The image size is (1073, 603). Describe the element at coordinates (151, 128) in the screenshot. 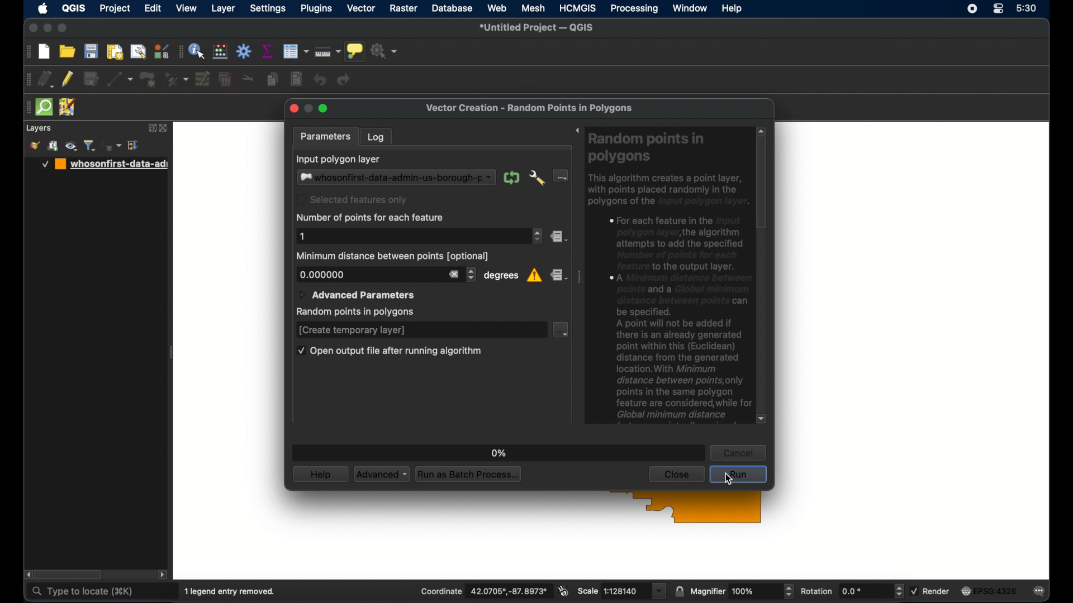

I see `expand` at that location.